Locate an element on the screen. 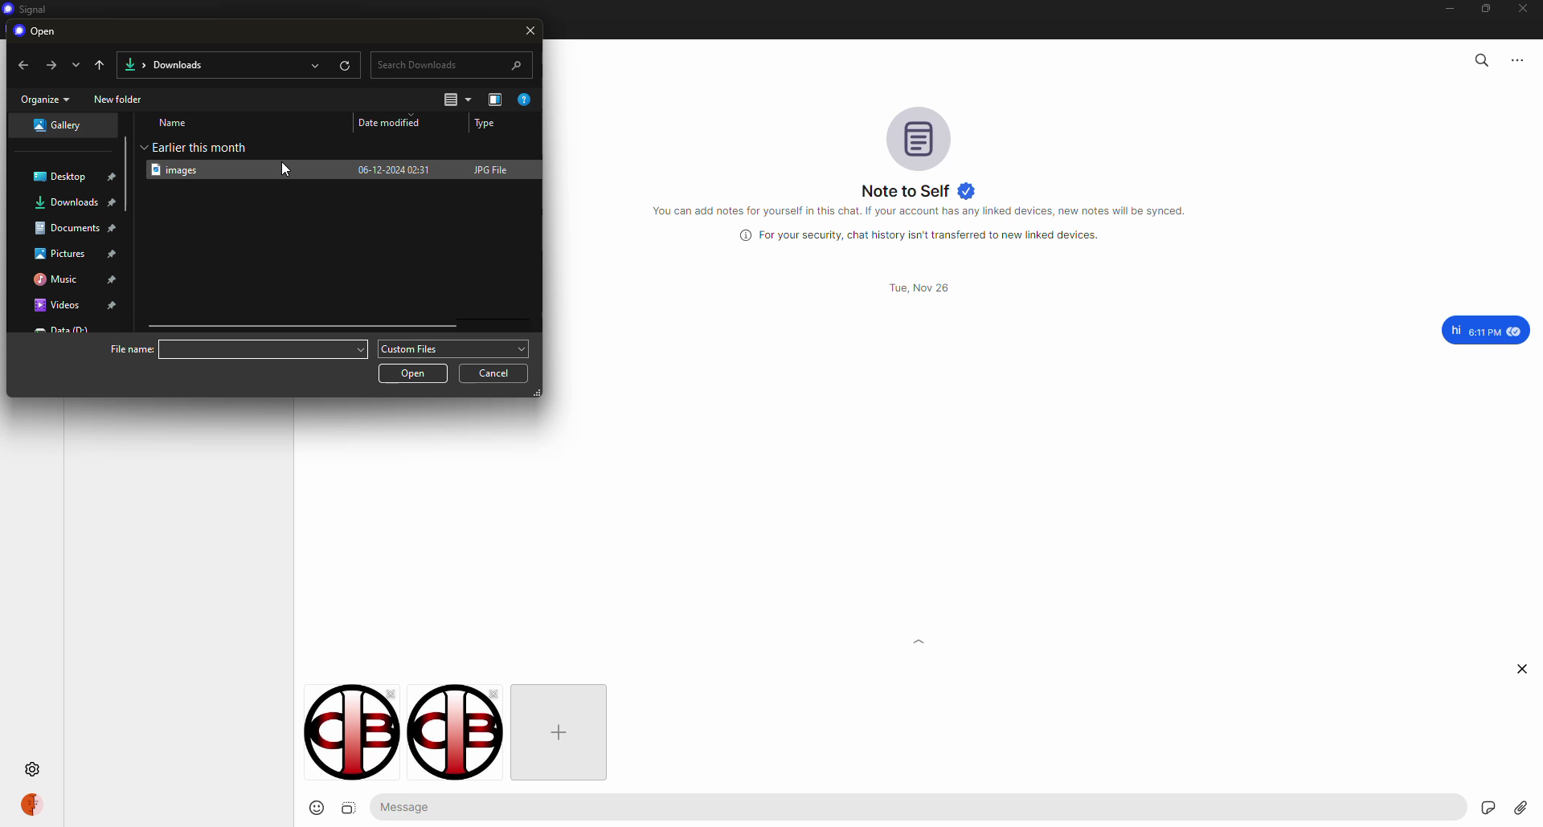 Image resolution: width=1543 pixels, height=827 pixels. remove is located at coordinates (499, 694).